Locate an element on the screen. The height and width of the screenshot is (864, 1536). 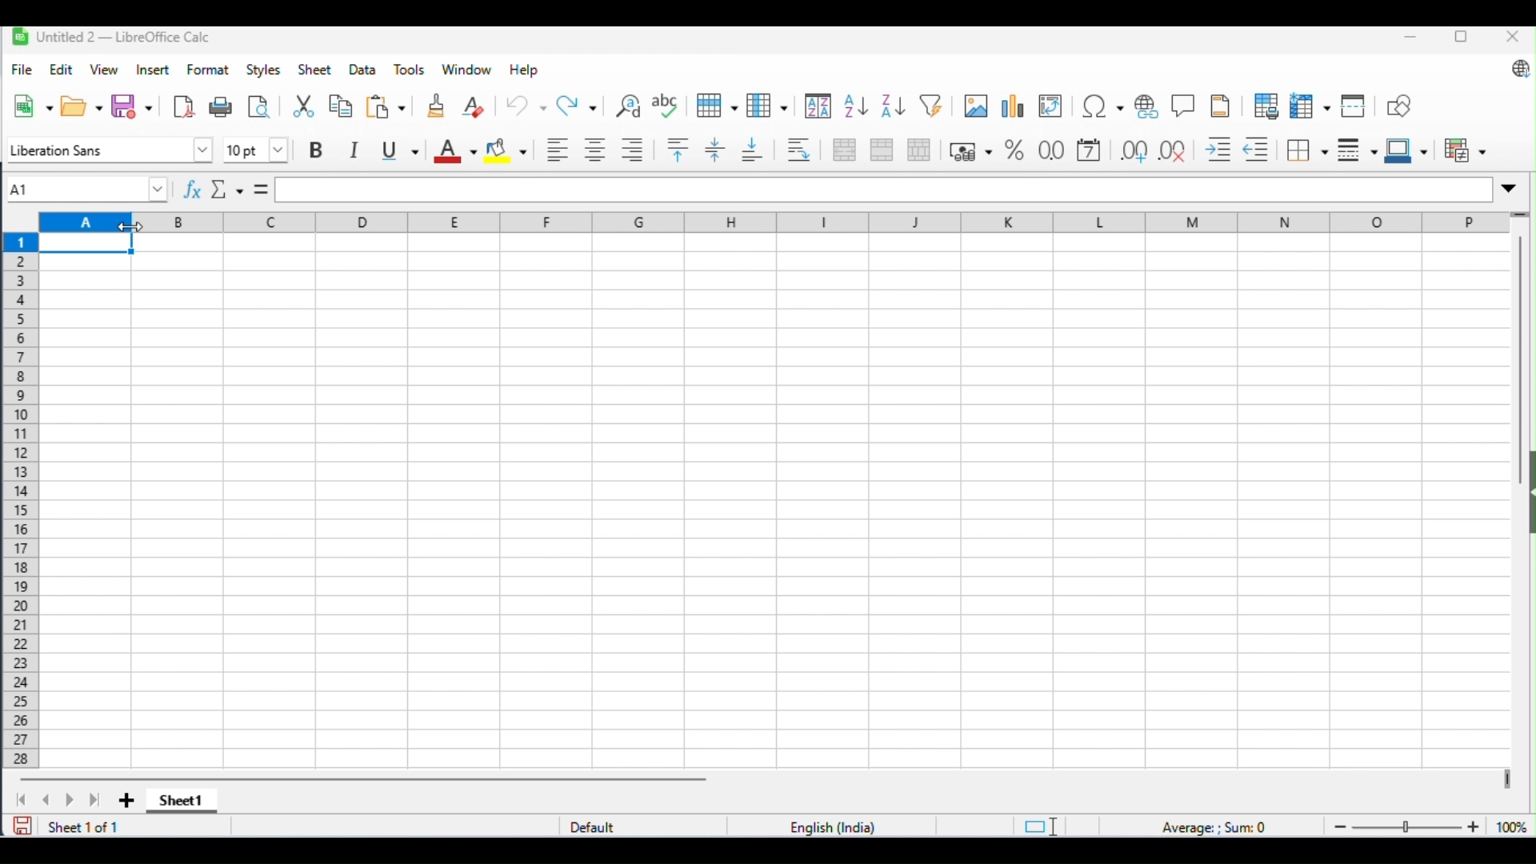
font size is located at coordinates (253, 150).